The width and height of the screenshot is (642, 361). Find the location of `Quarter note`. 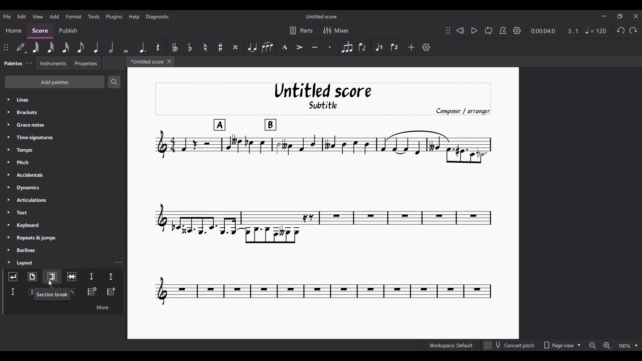

Quarter note is located at coordinates (96, 47).